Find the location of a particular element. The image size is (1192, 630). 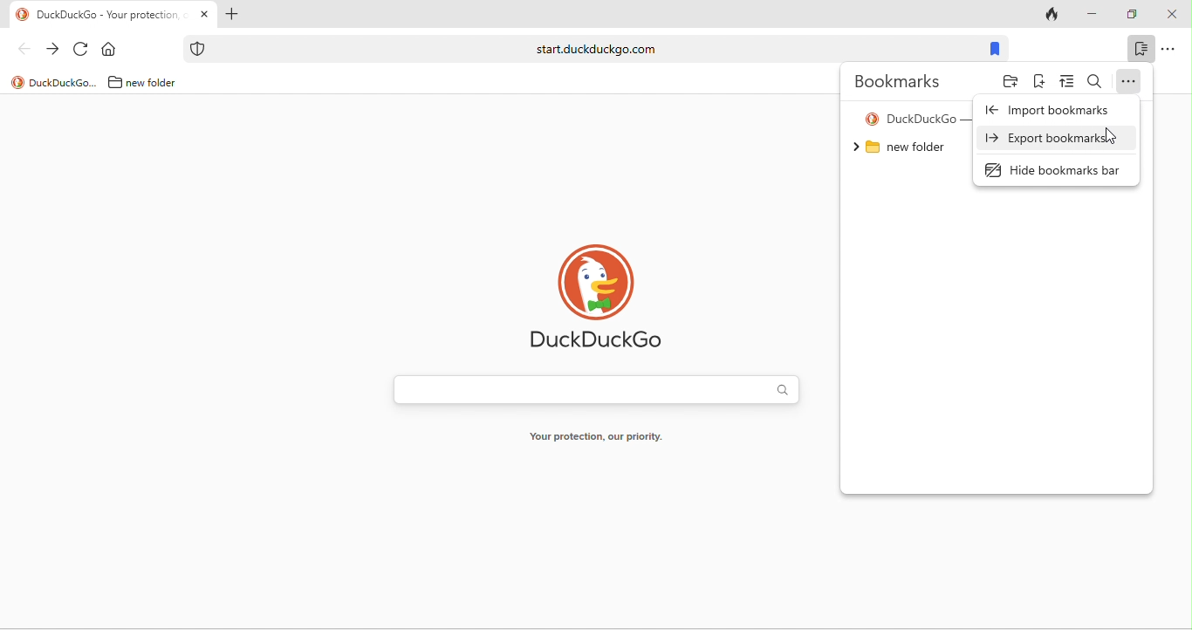

track tab is located at coordinates (1052, 16).